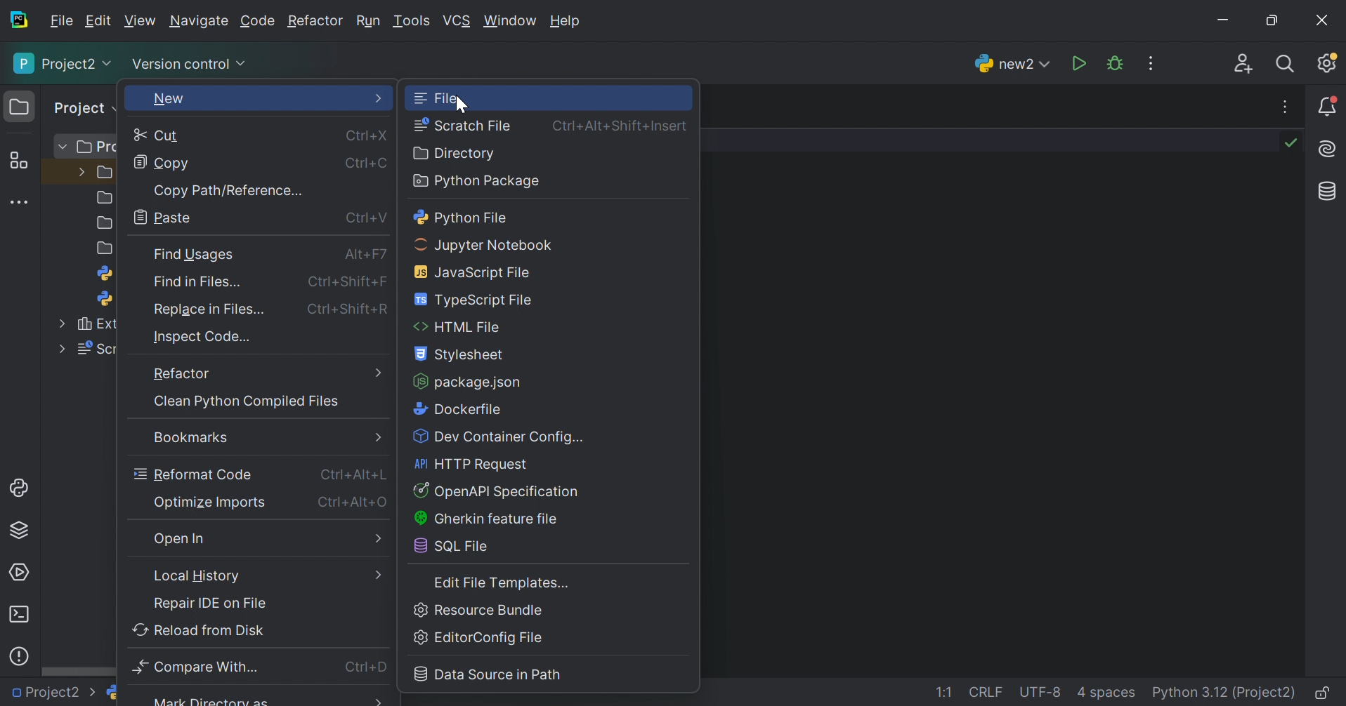 This screenshot has width=1346, height=706. I want to click on Project2, so click(54, 693).